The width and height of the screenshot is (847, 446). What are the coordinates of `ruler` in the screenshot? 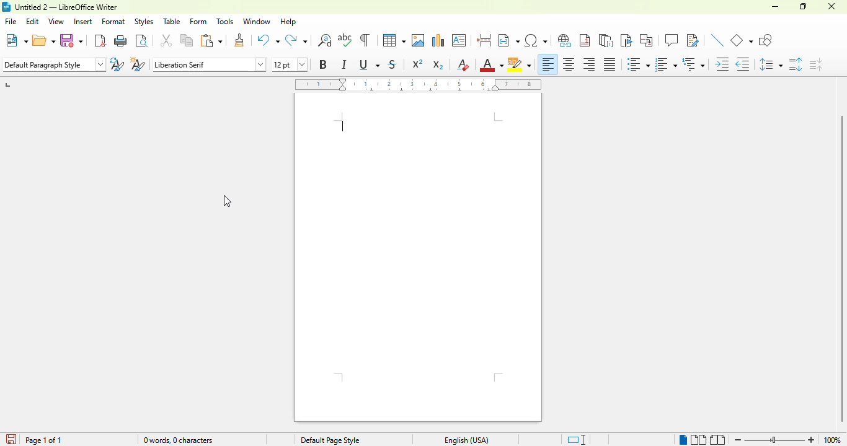 It's located at (419, 84).